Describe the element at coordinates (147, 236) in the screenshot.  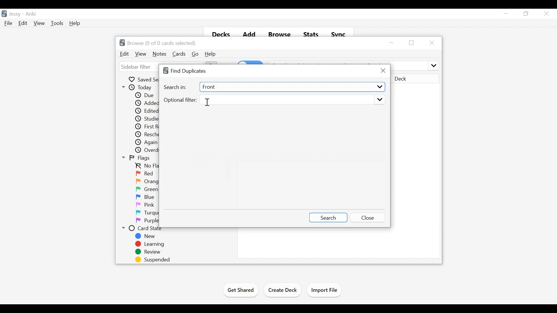
I see `New` at that location.